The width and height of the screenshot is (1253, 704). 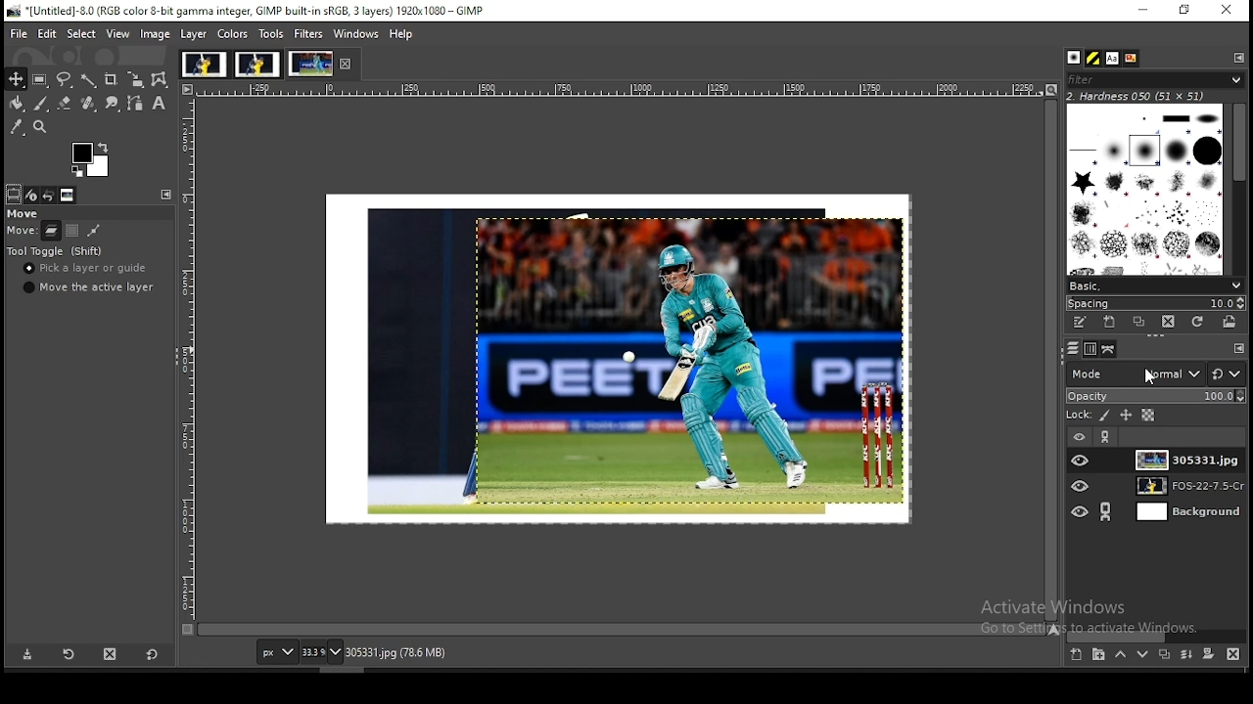 What do you see at coordinates (1239, 188) in the screenshot?
I see `scroll bar` at bounding box center [1239, 188].